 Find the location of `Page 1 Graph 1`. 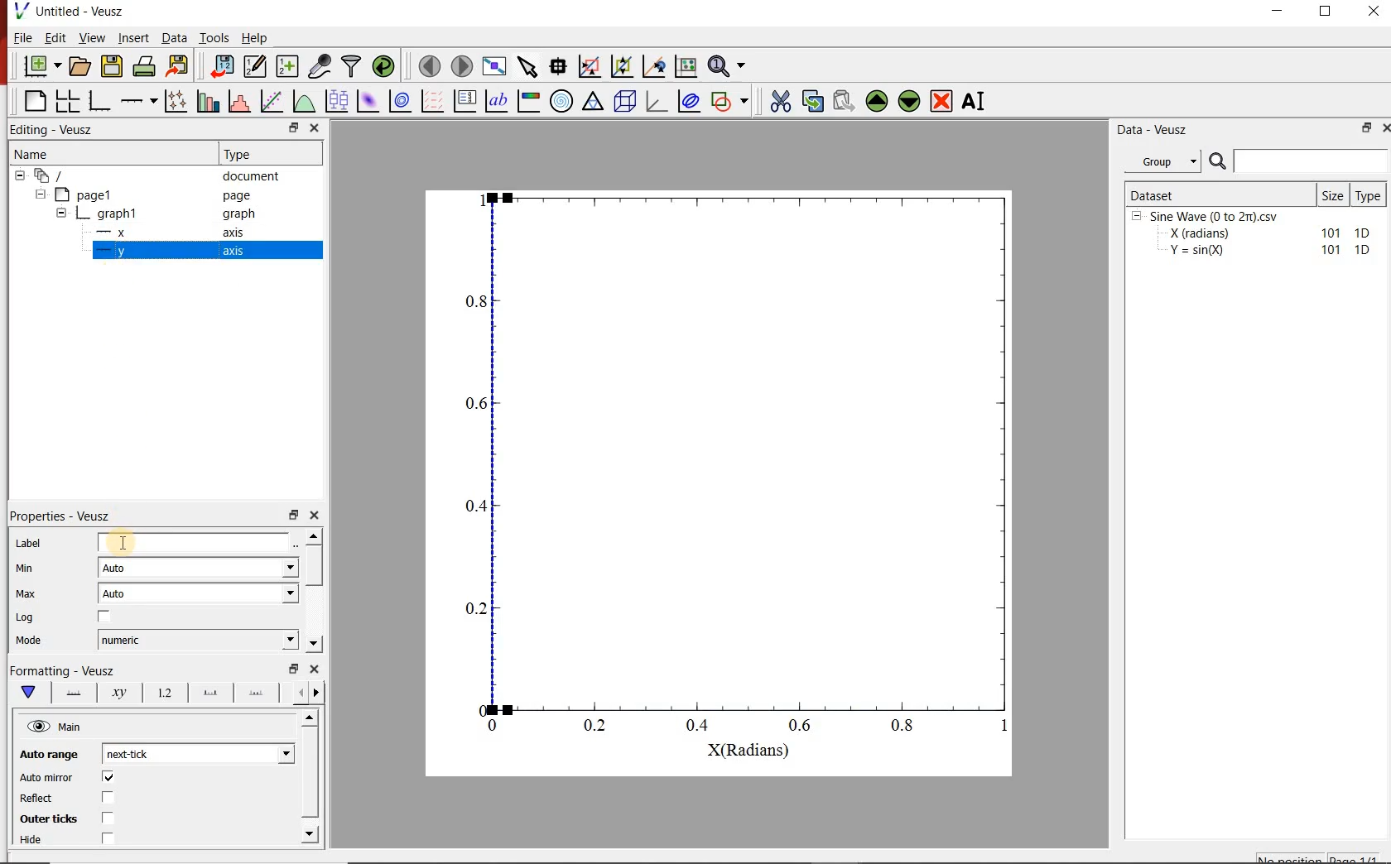

Page 1 Graph 1 is located at coordinates (79, 215).